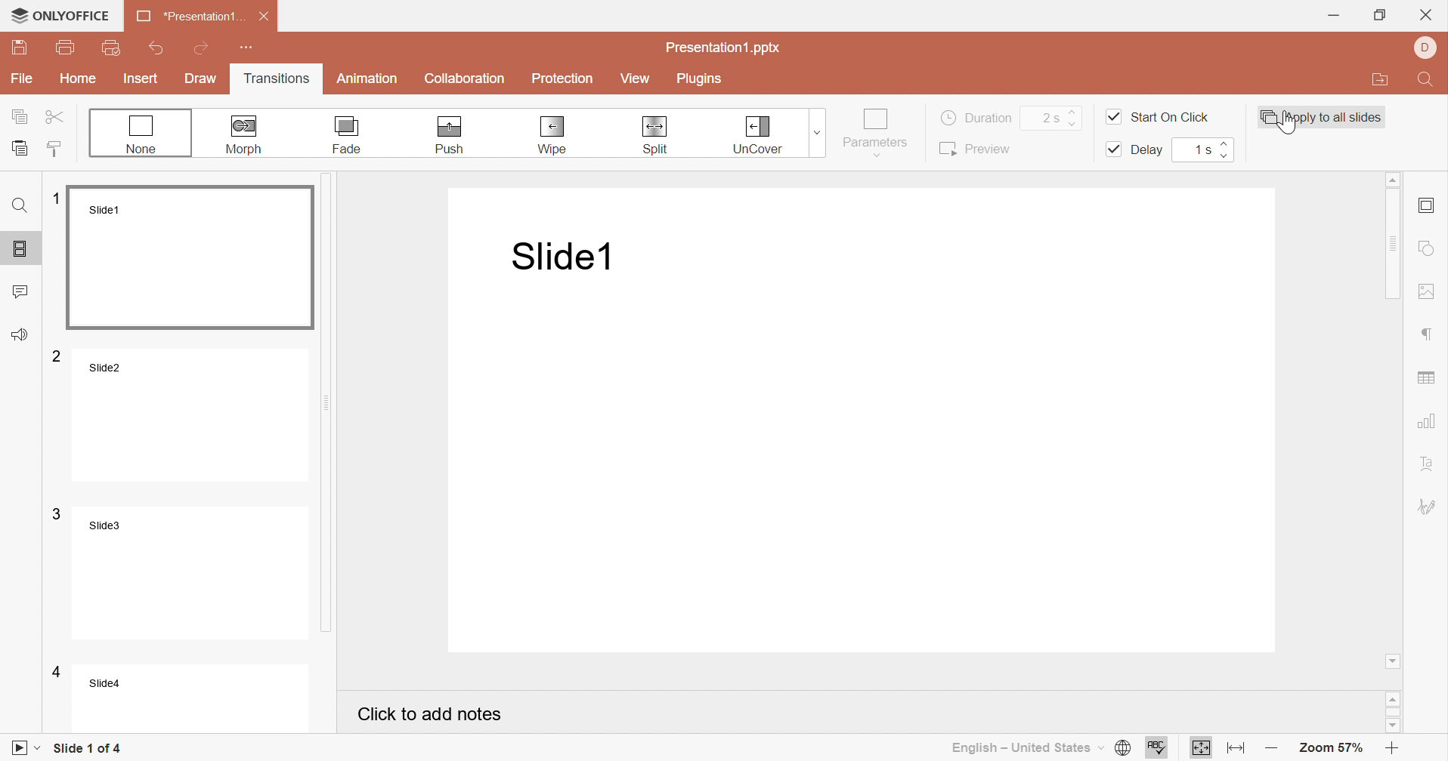 The image size is (1448, 761). Describe the element at coordinates (1397, 729) in the screenshot. I see `Scroll down` at that location.